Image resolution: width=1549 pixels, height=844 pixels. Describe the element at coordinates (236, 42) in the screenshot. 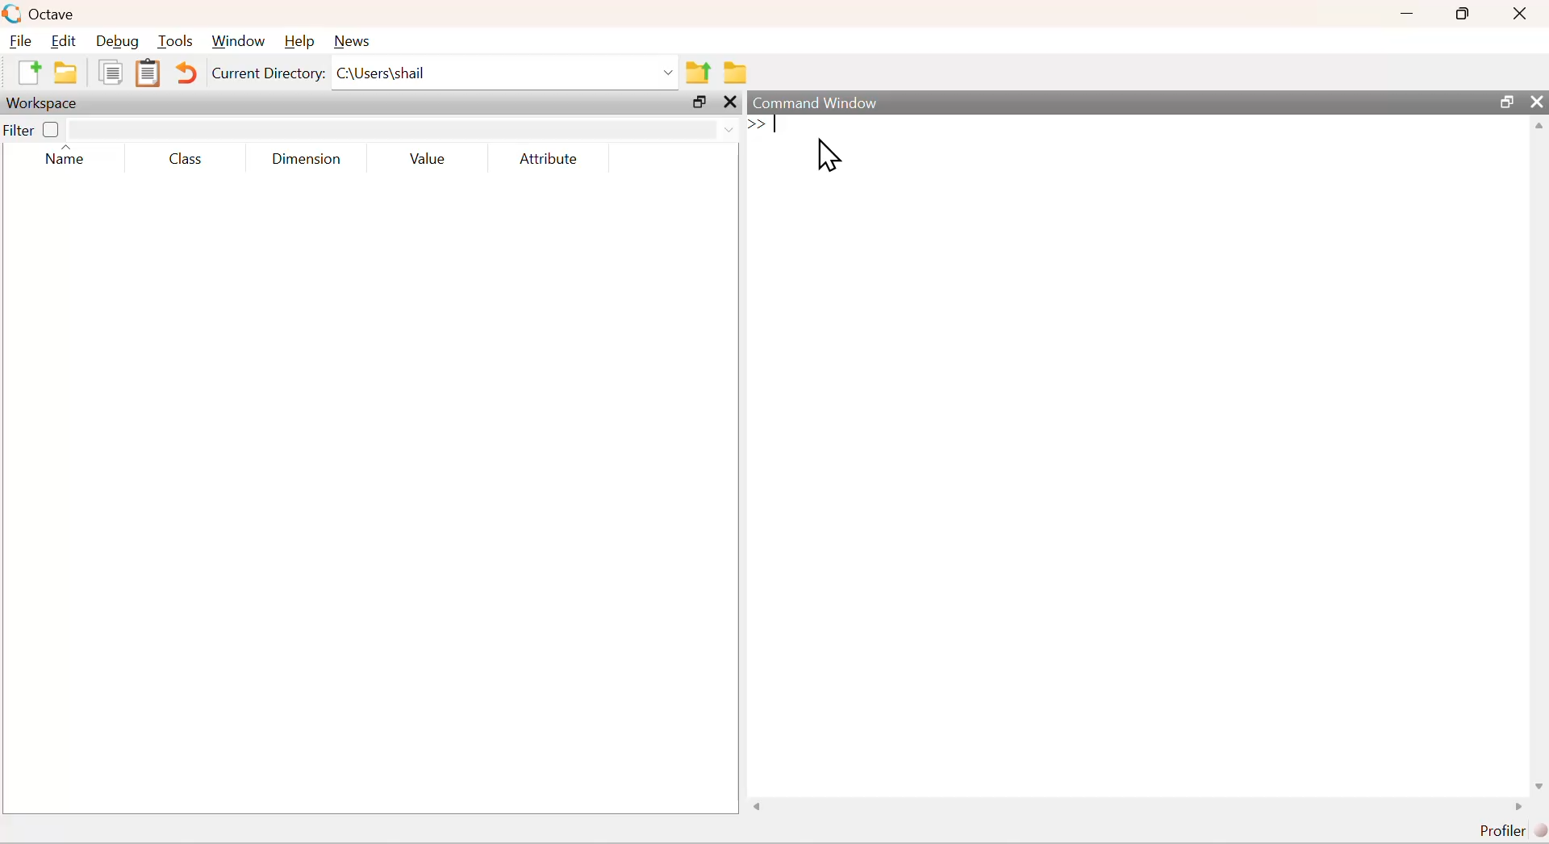

I see `Window` at that location.